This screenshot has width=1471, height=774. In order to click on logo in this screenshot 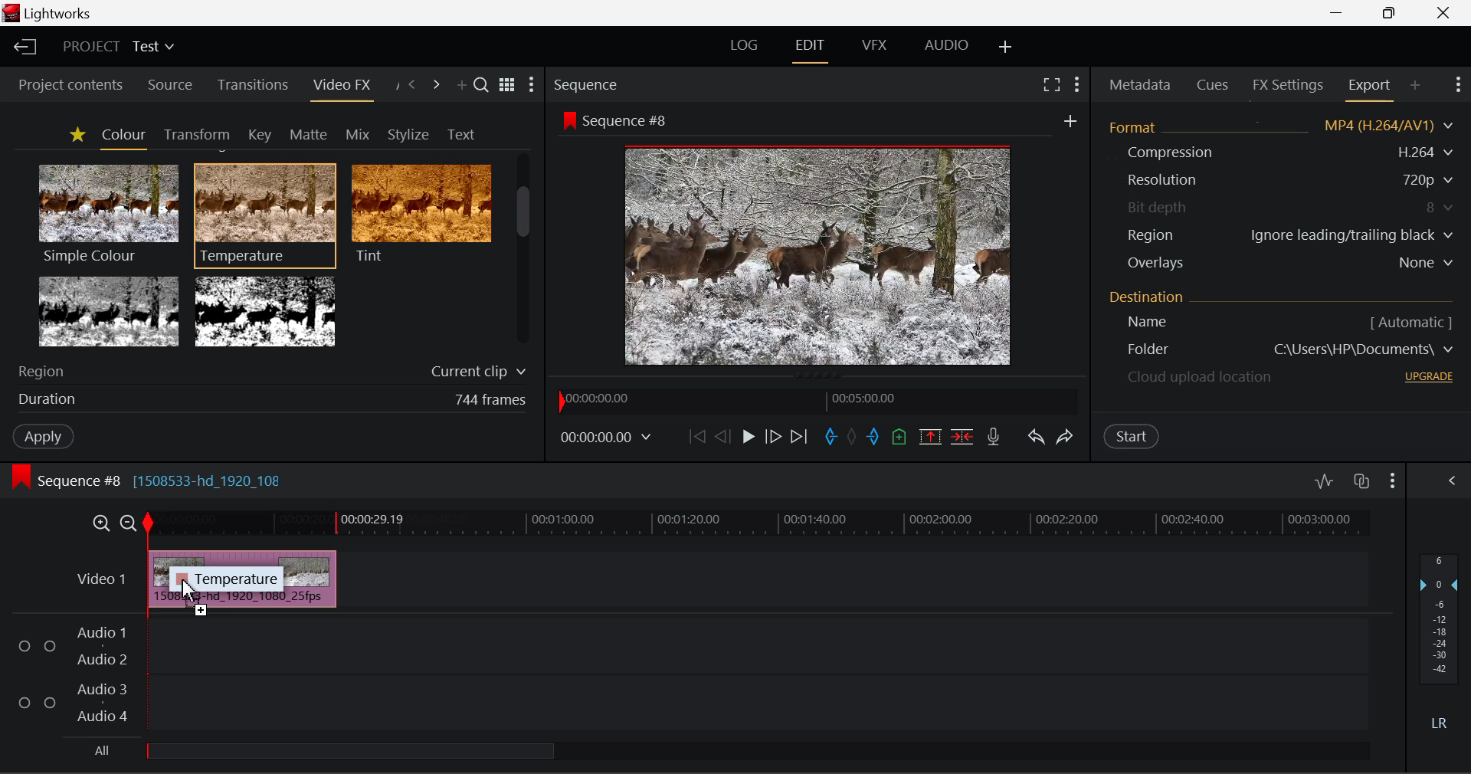, I will do `click(11, 13)`.